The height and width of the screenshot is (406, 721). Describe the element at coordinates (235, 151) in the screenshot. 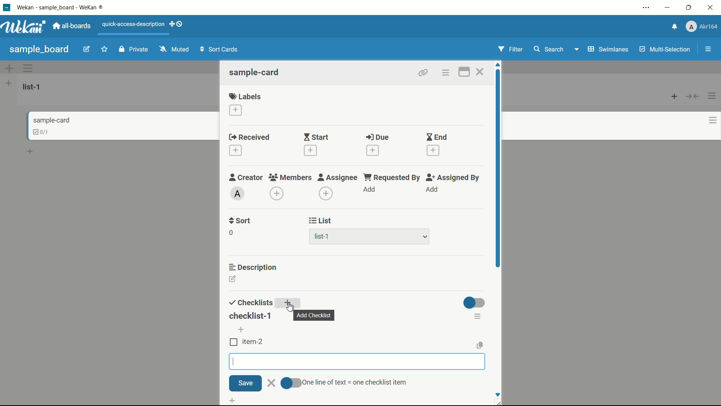

I see `add date` at that location.